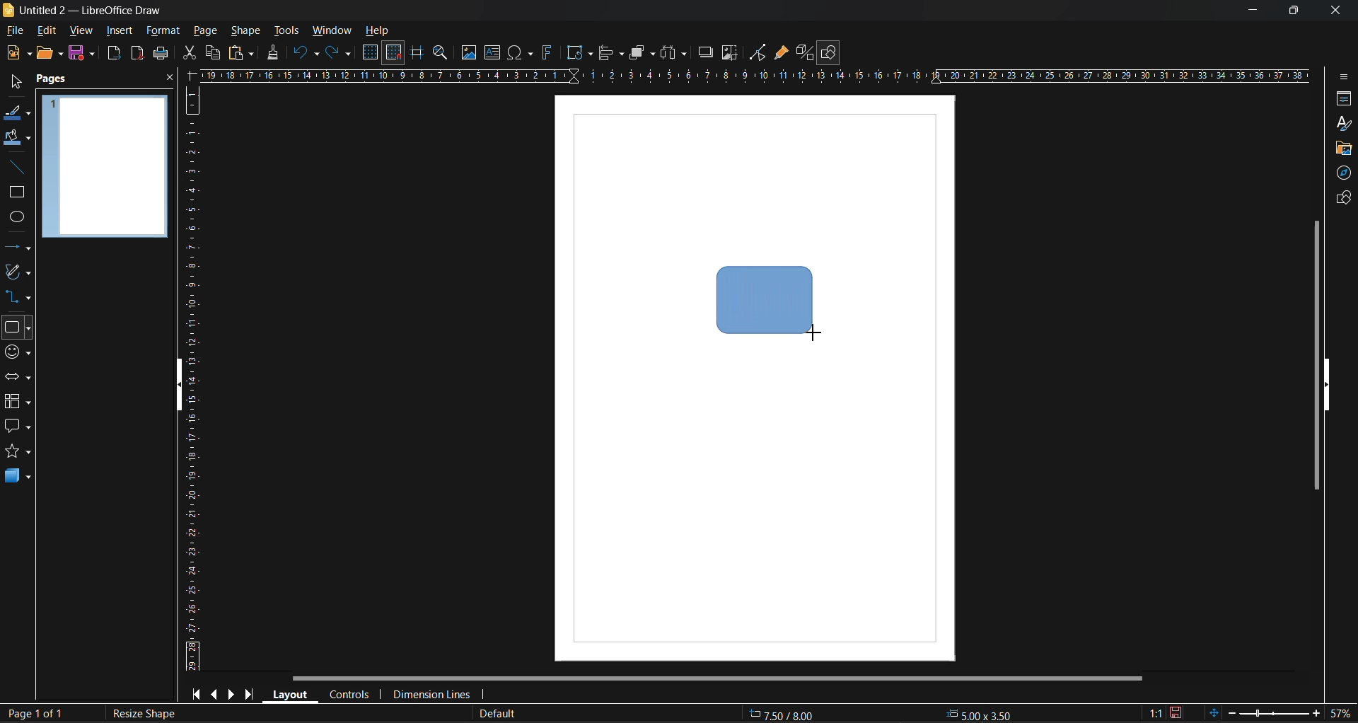 The width and height of the screenshot is (1358, 723). Describe the element at coordinates (803, 52) in the screenshot. I see `toggle extrusion` at that location.